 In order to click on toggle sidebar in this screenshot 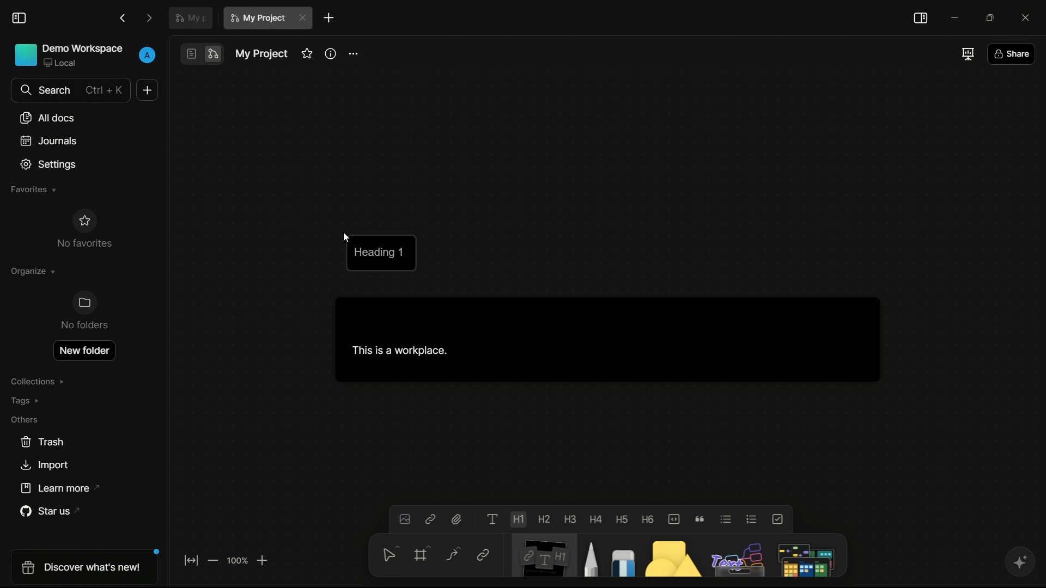, I will do `click(22, 17)`.